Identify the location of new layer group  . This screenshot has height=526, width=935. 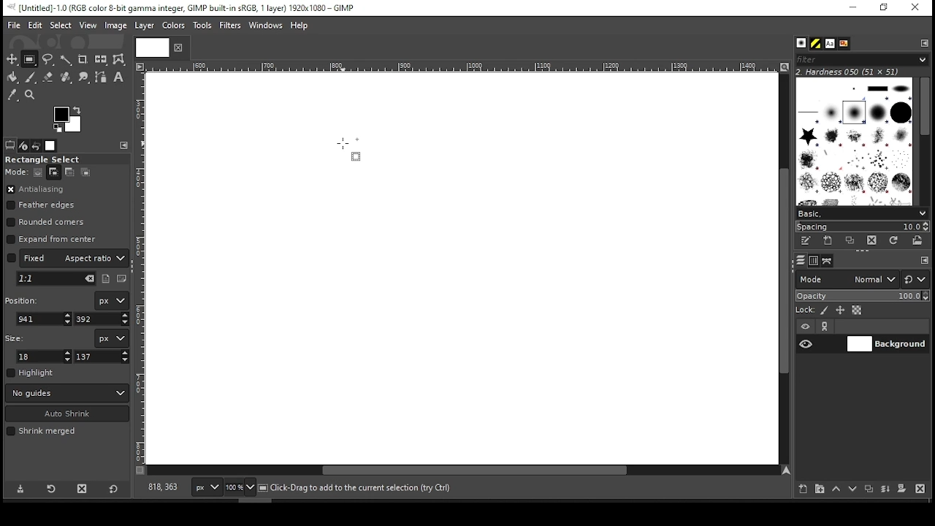
(819, 489).